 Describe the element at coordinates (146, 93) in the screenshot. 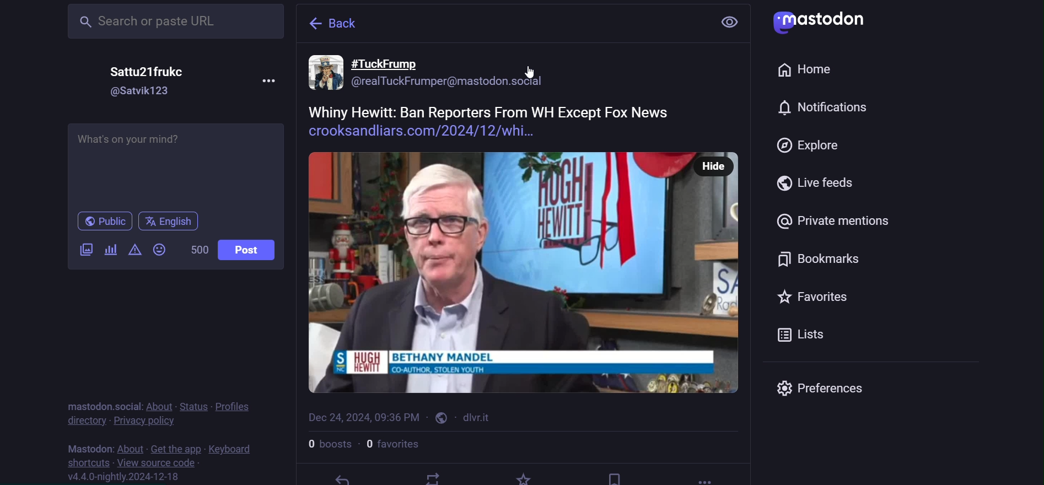

I see `id` at that location.